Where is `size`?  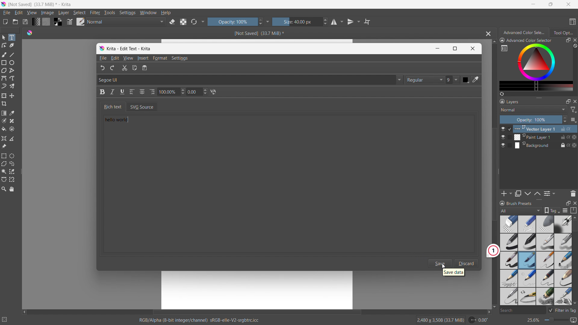 size is located at coordinates (300, 22).